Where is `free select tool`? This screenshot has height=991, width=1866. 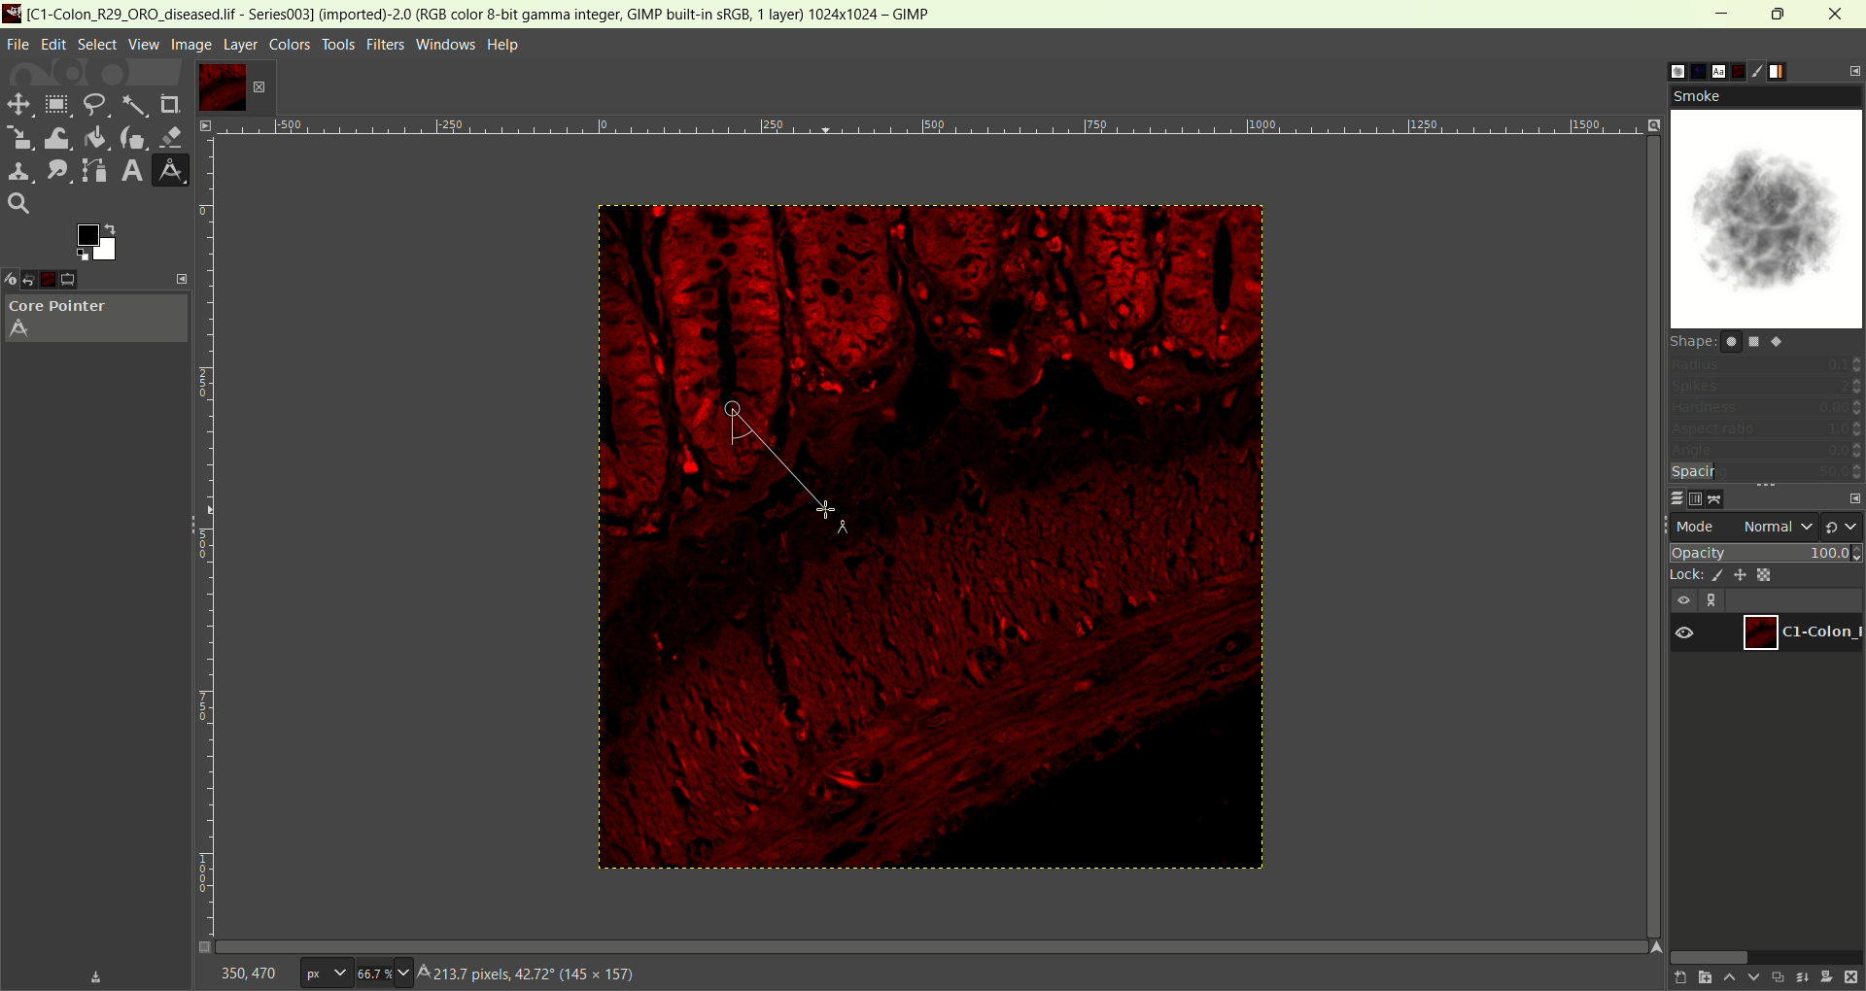
free select tool is located at coordinates (94, 106).